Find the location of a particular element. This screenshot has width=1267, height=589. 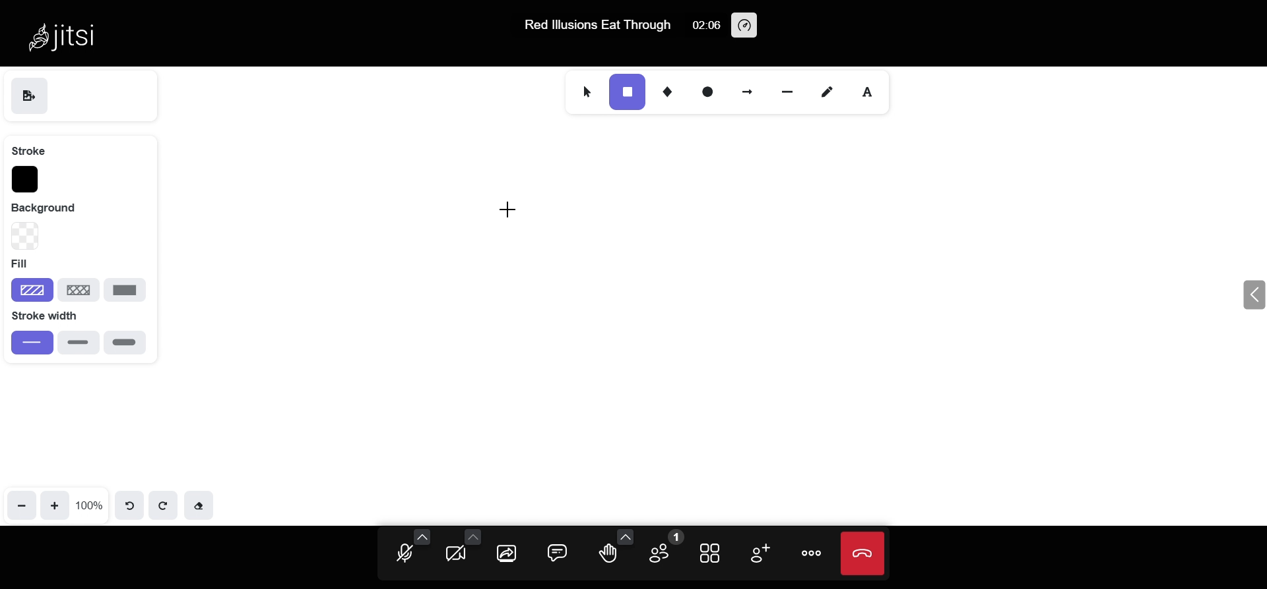

microphone is located at coordinates (405, 555).